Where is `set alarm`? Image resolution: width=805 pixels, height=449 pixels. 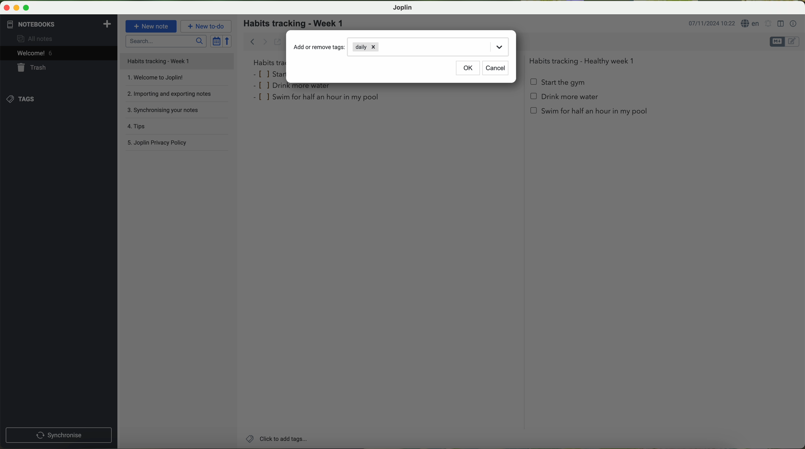 set alarm is located at coordinates (768, 23).